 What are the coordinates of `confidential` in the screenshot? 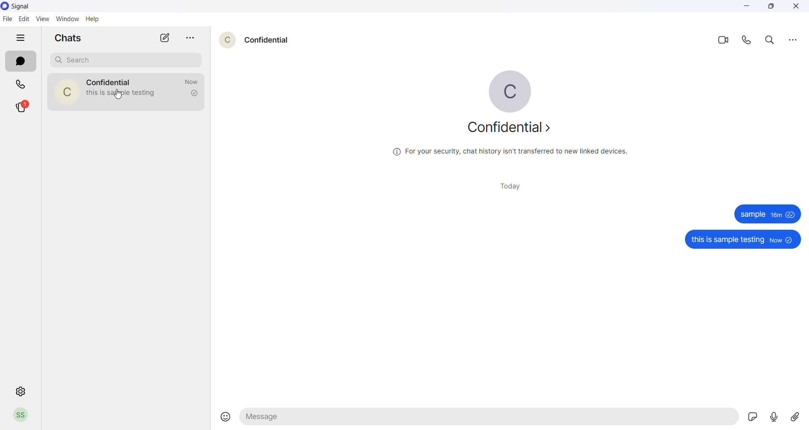 It's located at (510, 128).